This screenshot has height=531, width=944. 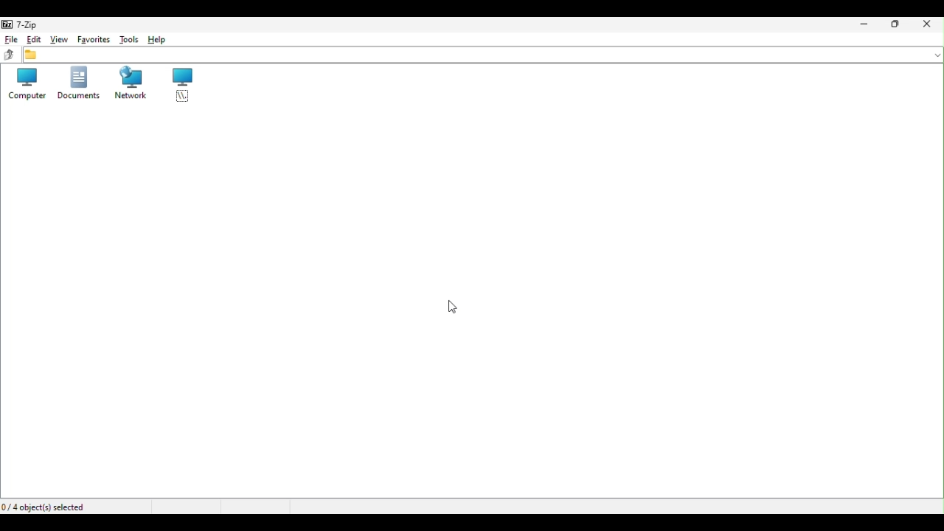 I want to click on Computers, so click(x=25, y=84).